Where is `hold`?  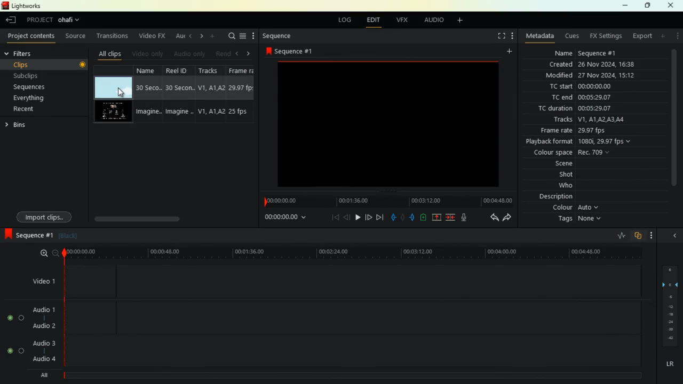 hold is located at coordinates (402, 218).